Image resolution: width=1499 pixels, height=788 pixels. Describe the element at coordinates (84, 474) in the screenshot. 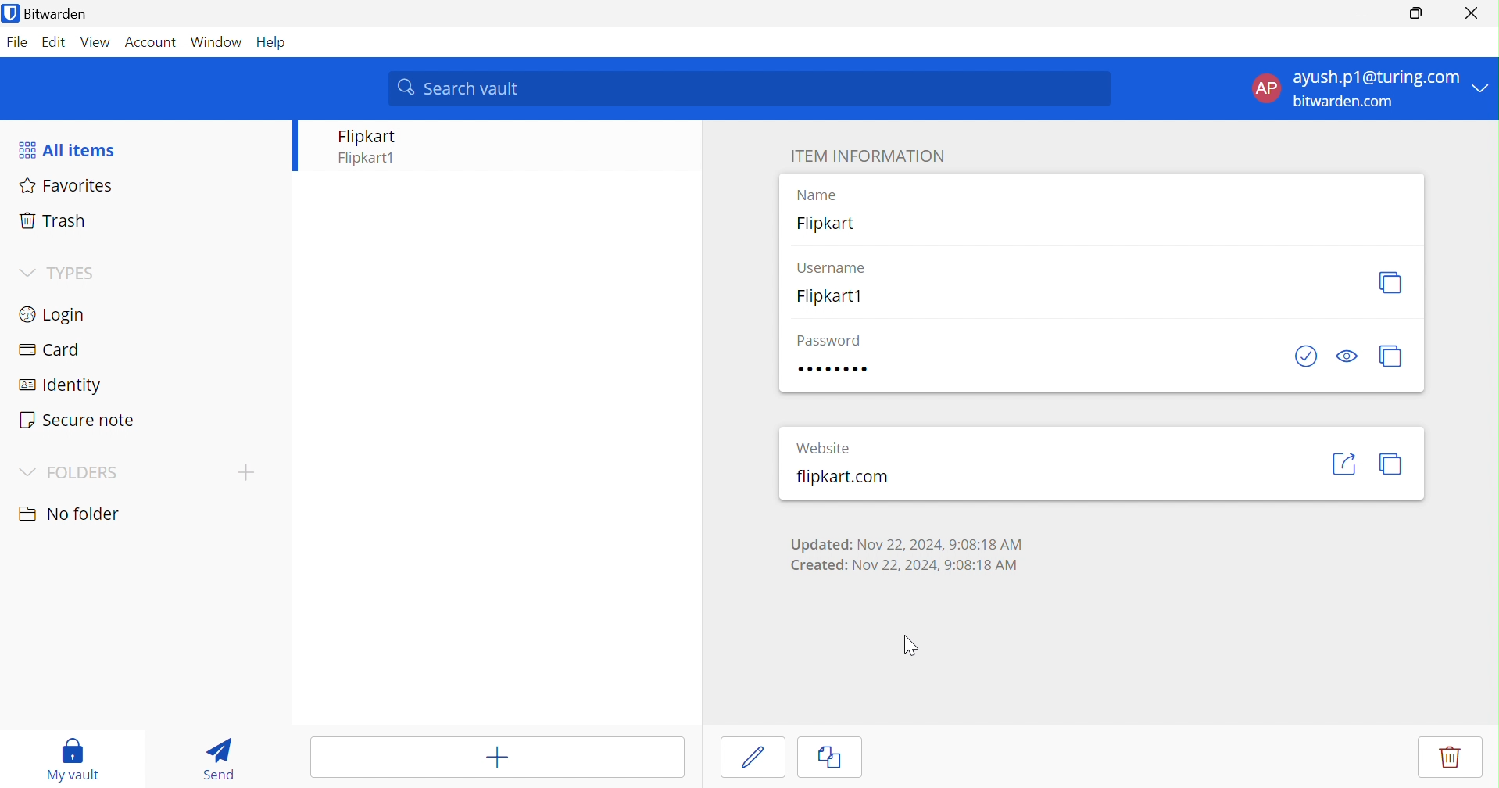

I see `FOLDERS` at that location.